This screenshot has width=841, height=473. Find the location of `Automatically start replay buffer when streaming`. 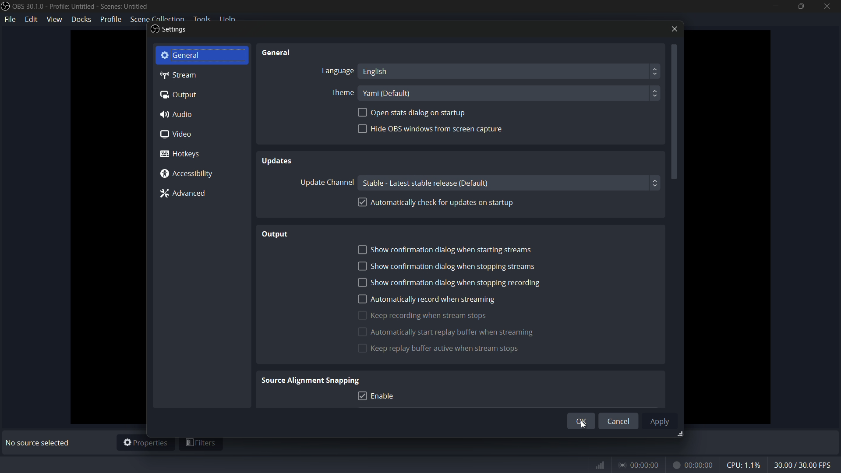

Automatically start replay buffer when streaming is located at coordinates (450, 332).